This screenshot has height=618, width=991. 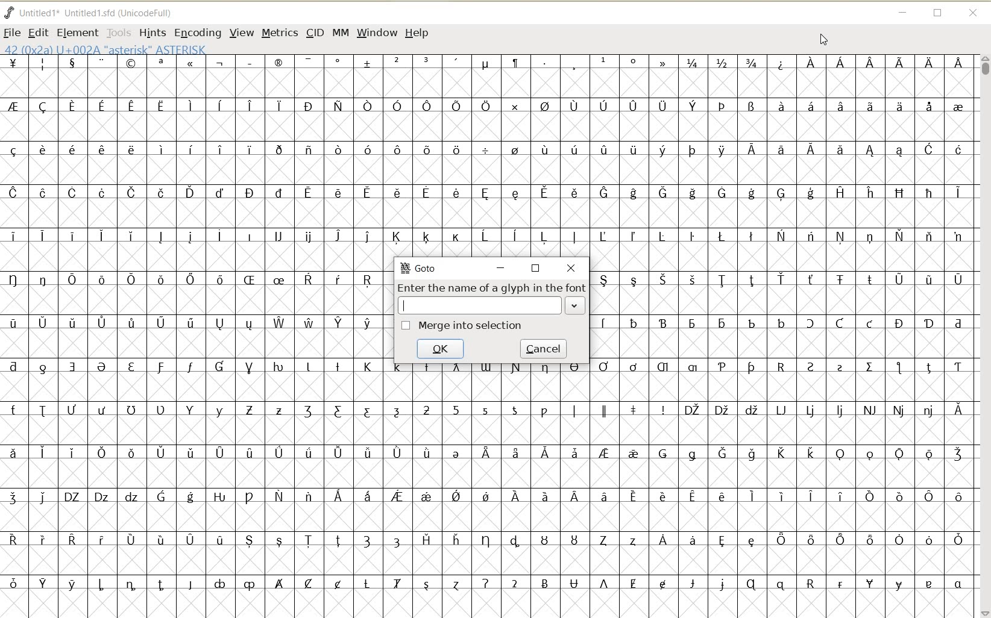 I want to click on ENCODING, so click(x=197, y=33).